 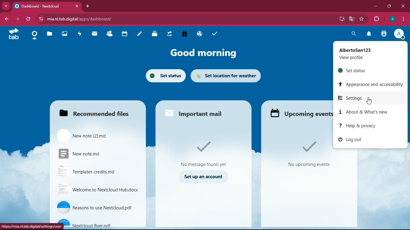 I want to click on set status, so click(x=166, y=75).